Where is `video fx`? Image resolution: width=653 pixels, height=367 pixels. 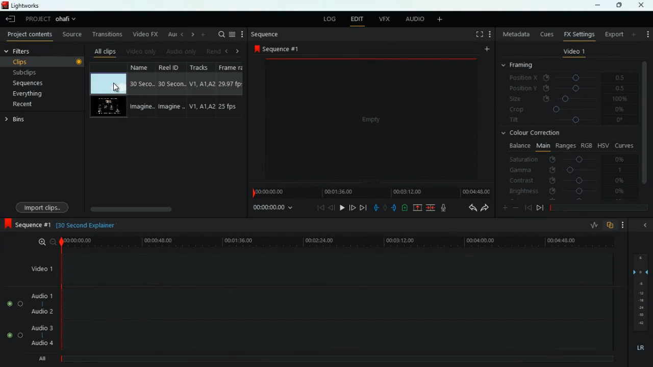 video fx is located at coordinates (144, 34).